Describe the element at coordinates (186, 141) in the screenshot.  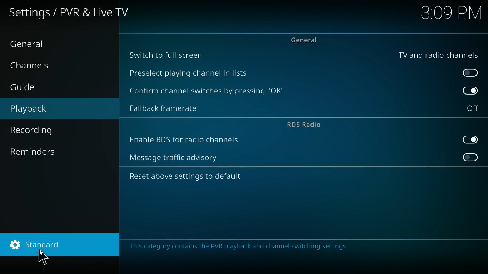
I see `enable rds for radio ` at that location.